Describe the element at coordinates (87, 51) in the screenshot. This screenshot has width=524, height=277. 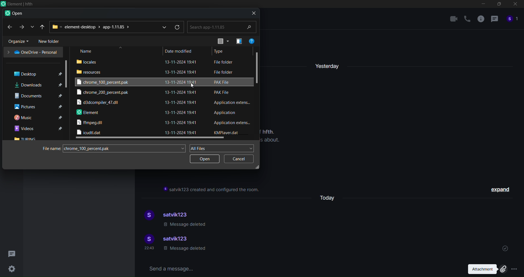
I see `name` at that location.